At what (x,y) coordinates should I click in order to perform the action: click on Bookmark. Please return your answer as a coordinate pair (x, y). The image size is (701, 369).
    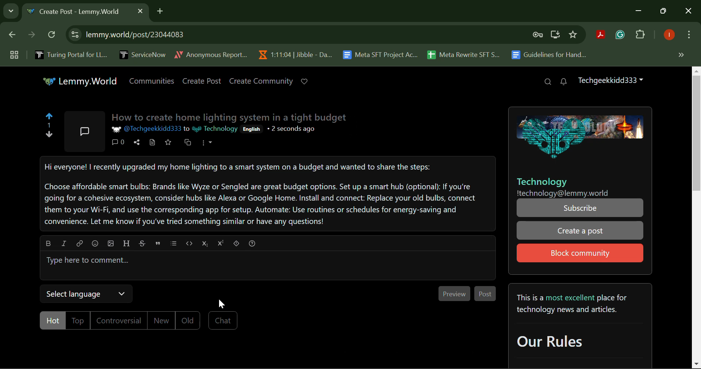
    Looking at the image, I should click on (574, 35).